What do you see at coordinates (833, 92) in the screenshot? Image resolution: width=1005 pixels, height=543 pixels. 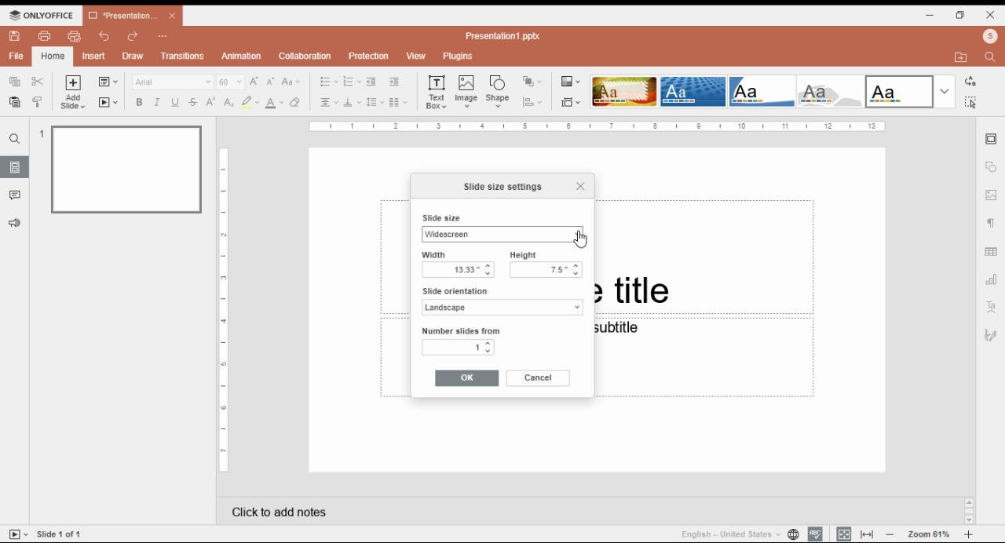 I see `slide them option` at bounding box center [833, 92].